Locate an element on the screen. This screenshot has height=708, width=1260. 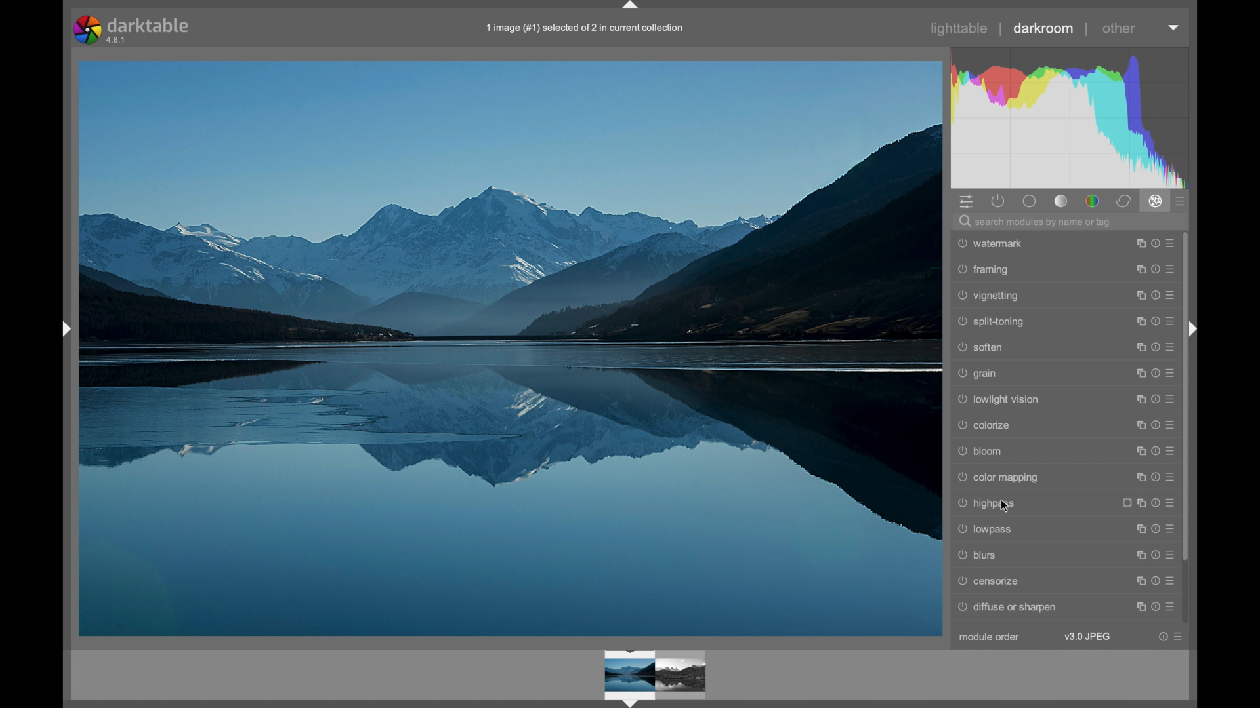
highpass is located at coordinates (986, 503).